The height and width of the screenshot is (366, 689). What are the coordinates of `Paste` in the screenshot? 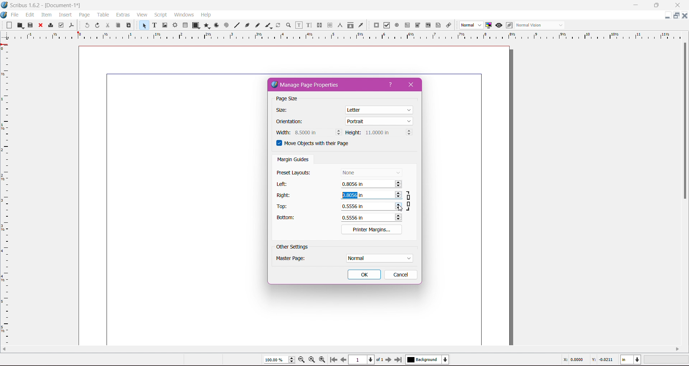 It's located at (128, 25).